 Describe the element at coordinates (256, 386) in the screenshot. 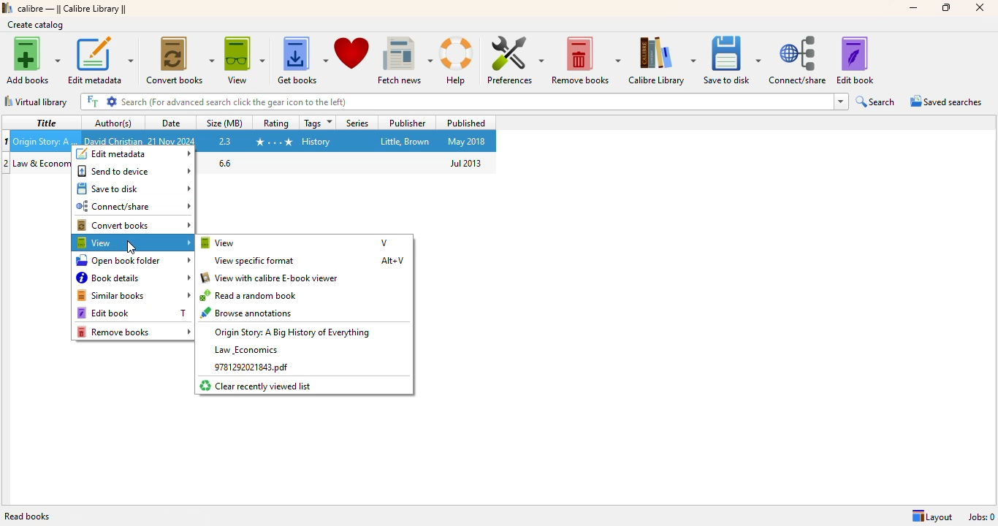

I see `clear recently viewed list` at that location.